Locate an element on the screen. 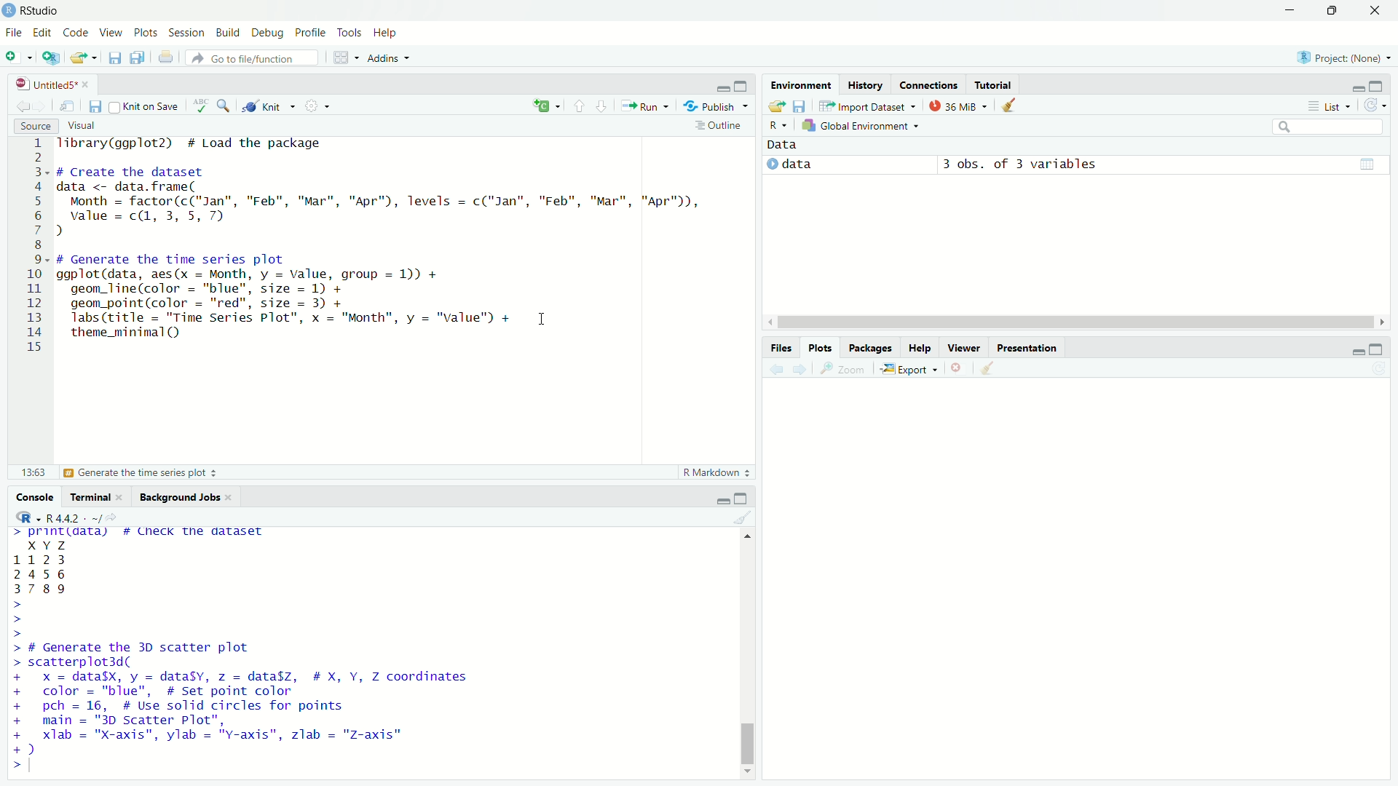  minimize is located at coordinates (1356, 351).